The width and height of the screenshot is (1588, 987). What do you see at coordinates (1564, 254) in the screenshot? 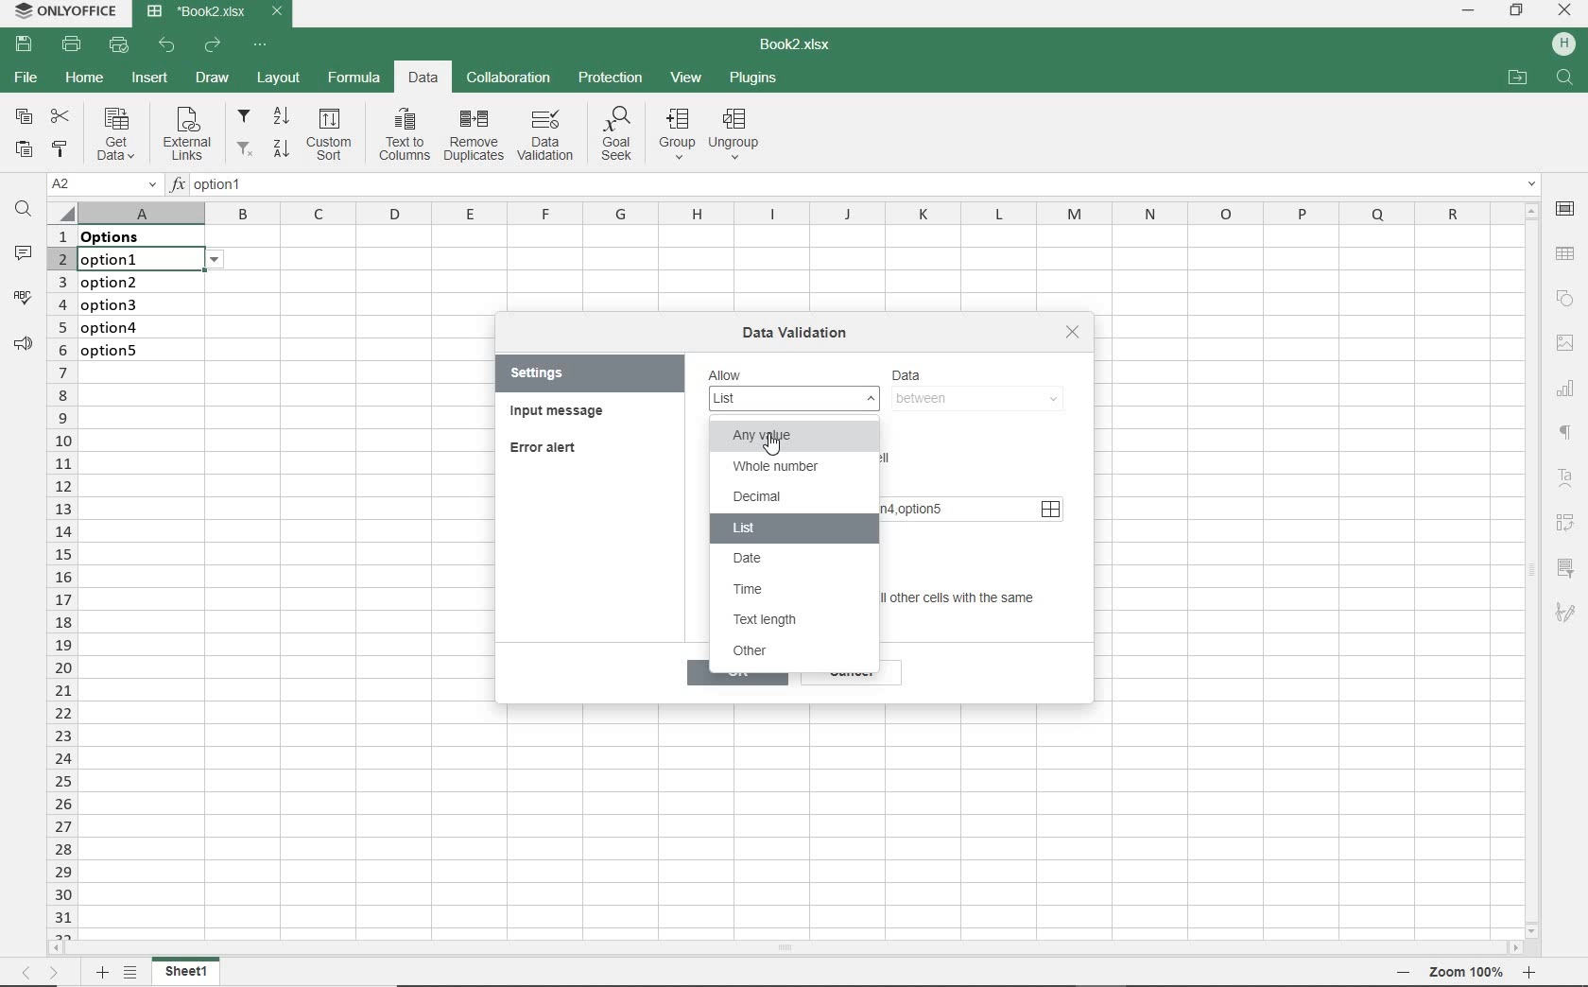
I see `TABLE` at bounding box center [1564, 254].